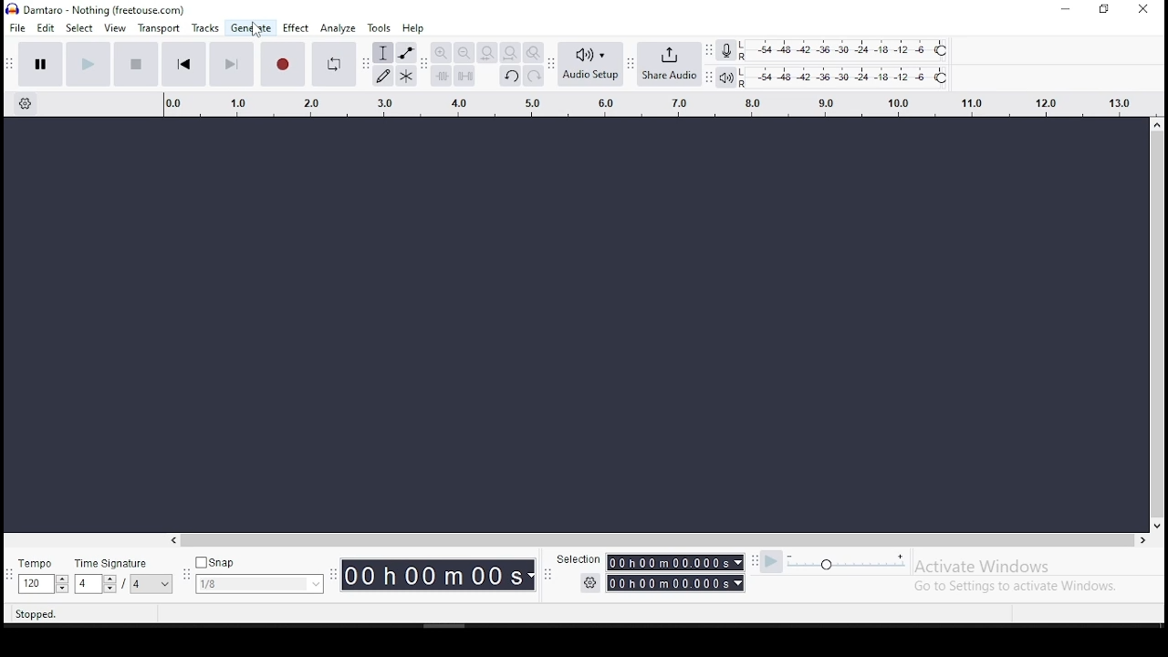  Describe the element at coordinates (442, 52) in the screenshot. I see `zoom in` at that location.